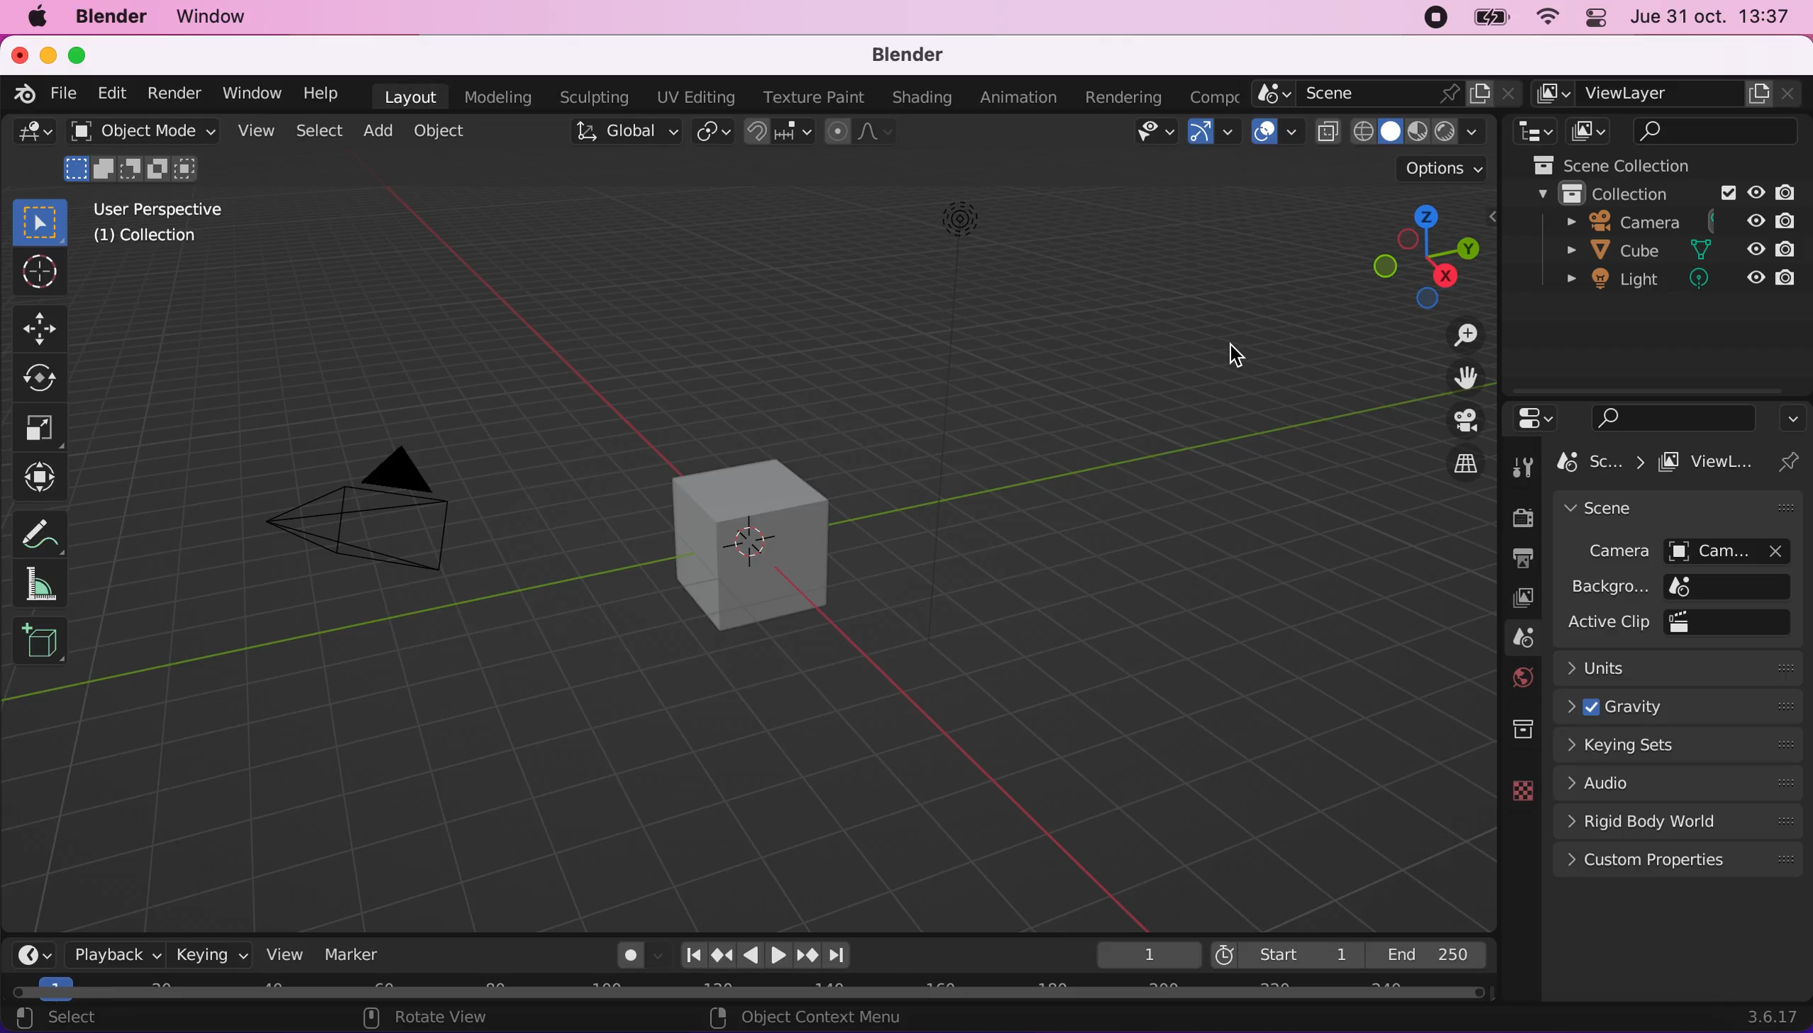 The image size is (1813, 1033). Describe the element at coordinates (42, 648) in the screenshot. I see `add cube` at that location.